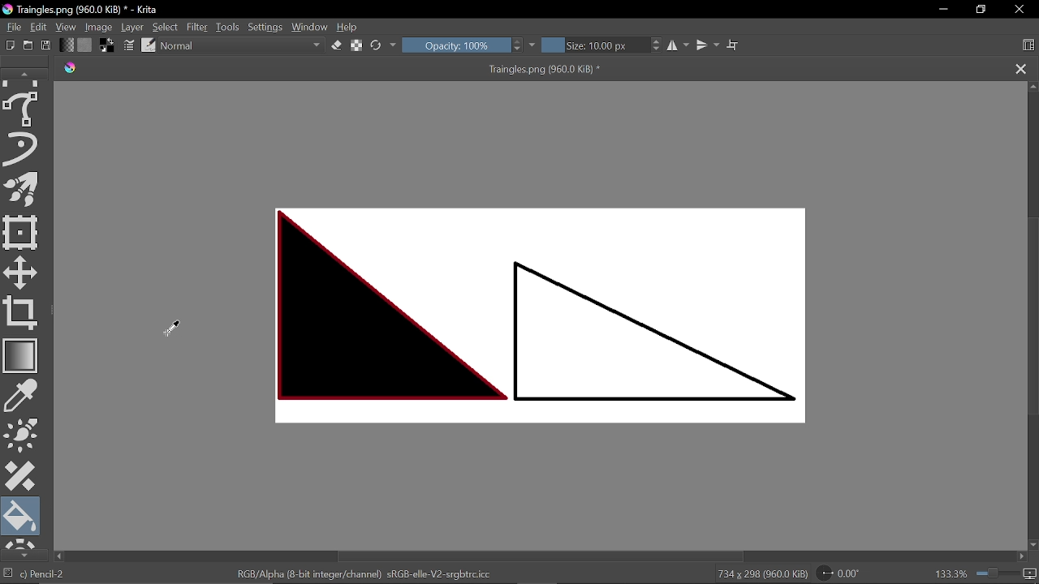 The image size is (1039, 584). Describe the element at coordinates (838, 573) in the screenshot. I see `0.00` at that location.